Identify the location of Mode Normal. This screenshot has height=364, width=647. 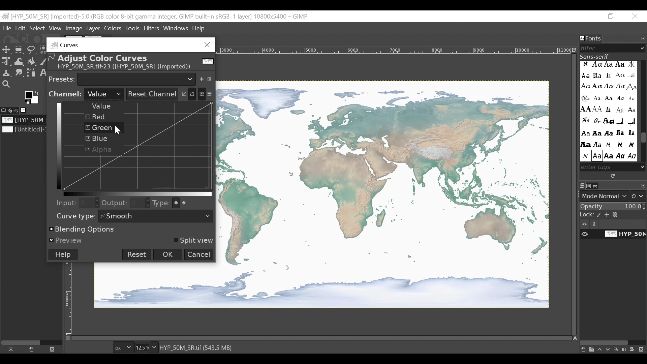
(614, 196).